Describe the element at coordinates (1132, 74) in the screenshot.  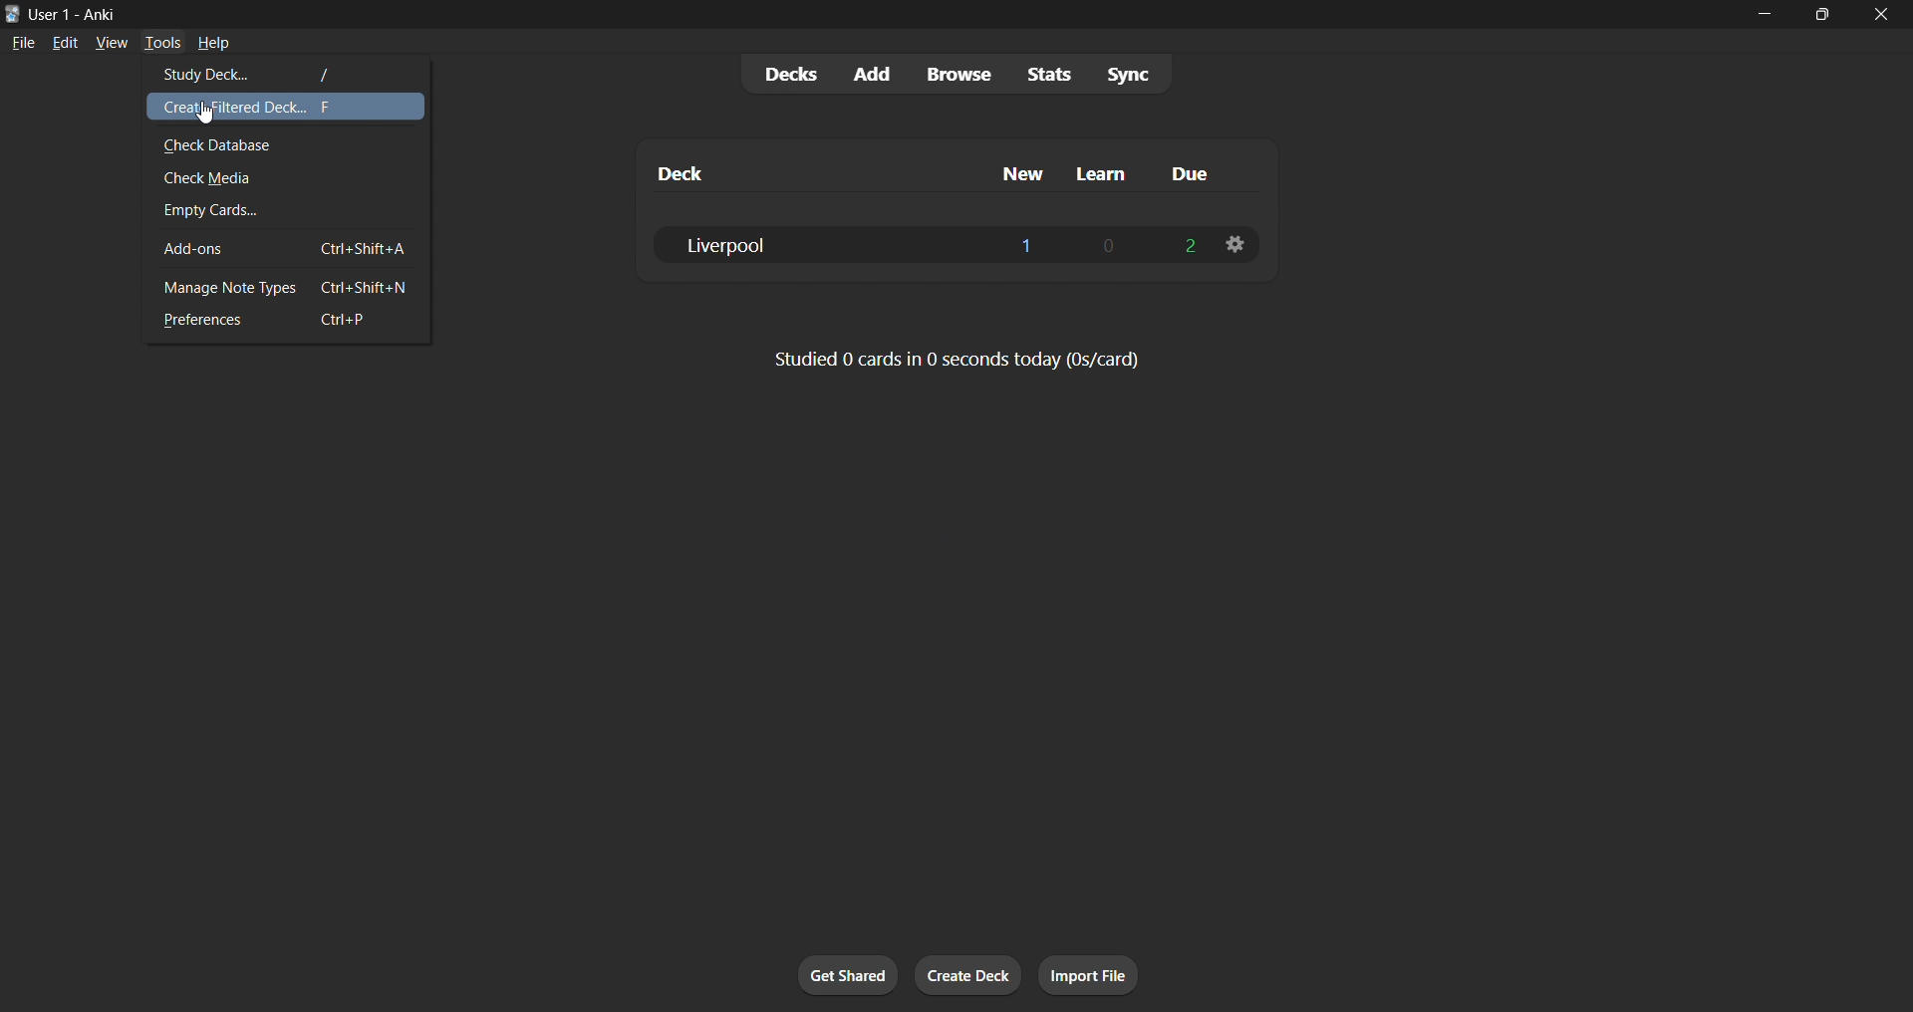
I see `sync` at that location.